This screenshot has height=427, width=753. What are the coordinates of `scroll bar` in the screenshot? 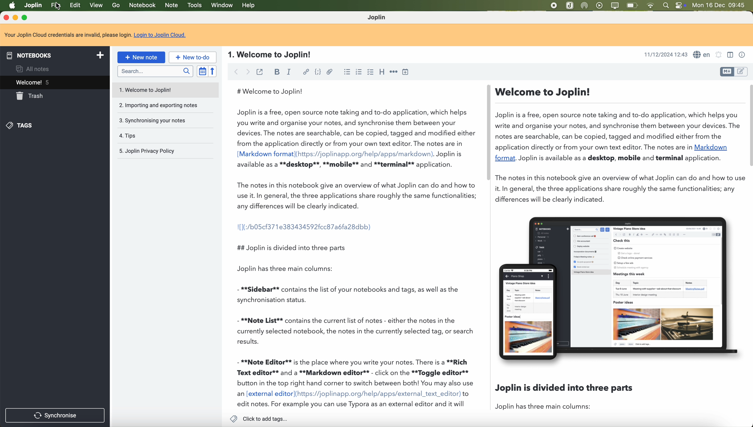 It's located at (487, 132).